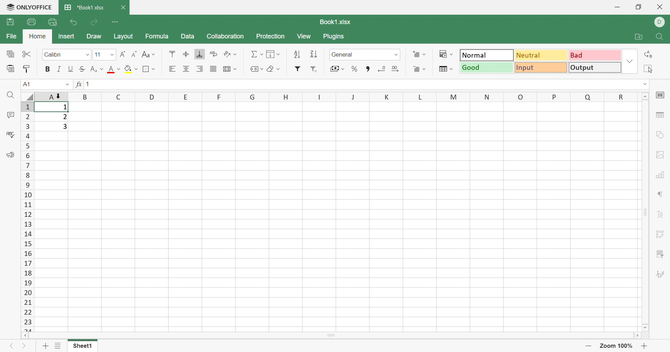 Image resolution: width=670 pixels, height=352 pixels. Describe the element at coordinates (645, 347) in the screenshot. I see `Zoom out` at that location.